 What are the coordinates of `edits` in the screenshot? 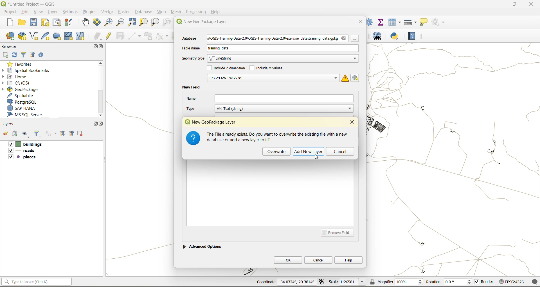 It's located at (98, 36).